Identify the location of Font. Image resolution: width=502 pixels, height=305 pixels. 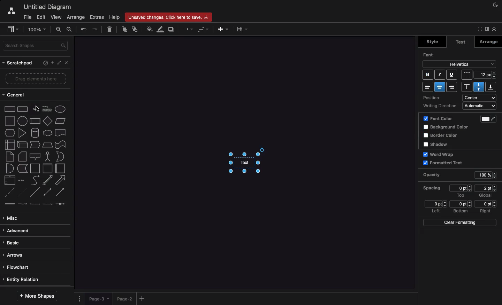
(430, 55).